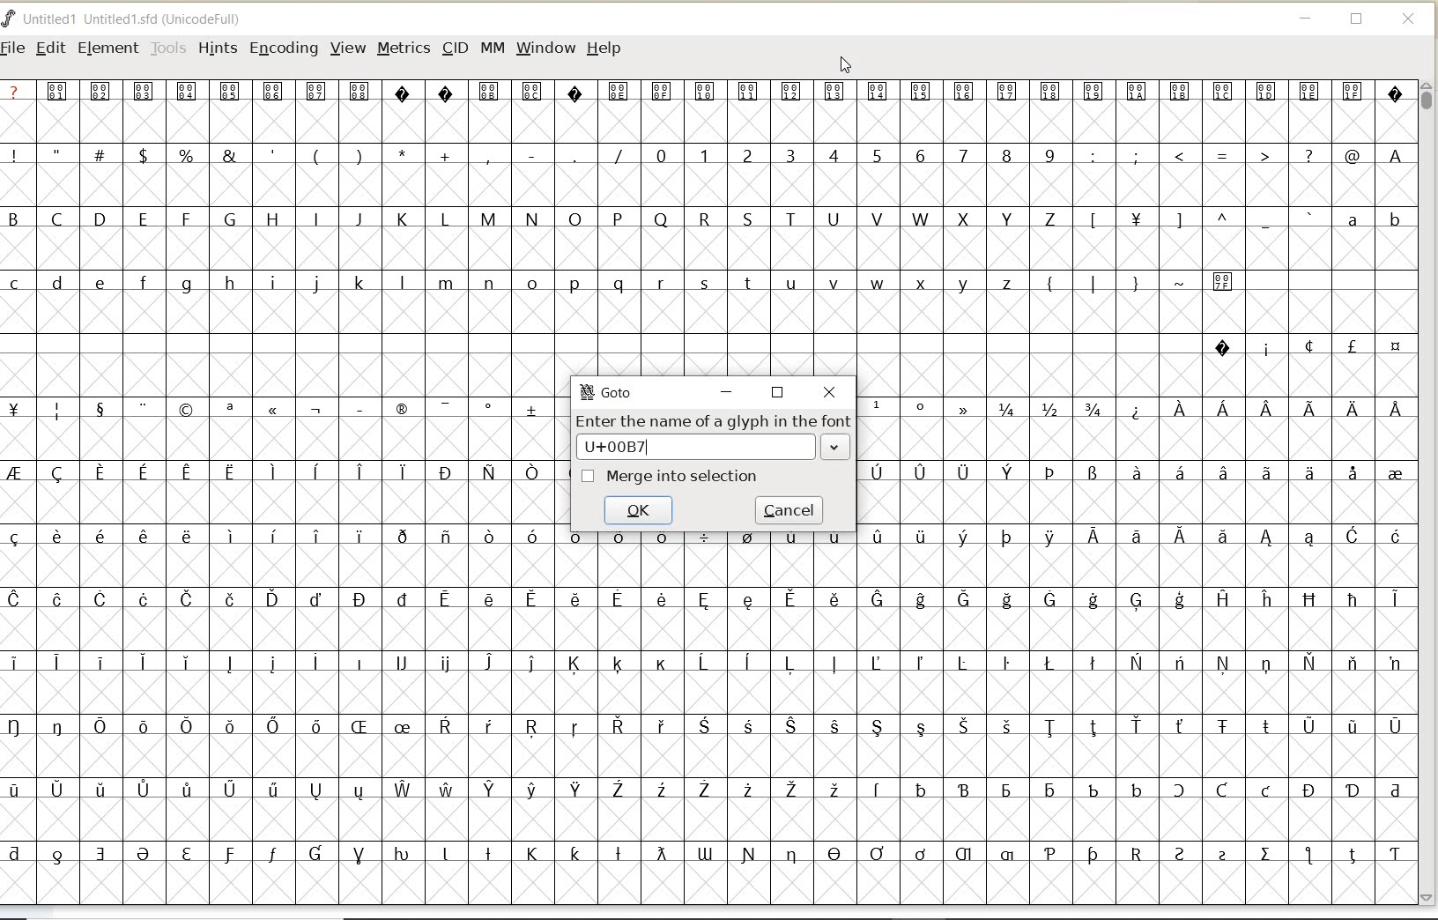 This screenshot has width=1438, height=920. I want to click on uppercase letters, so click(536, 219).